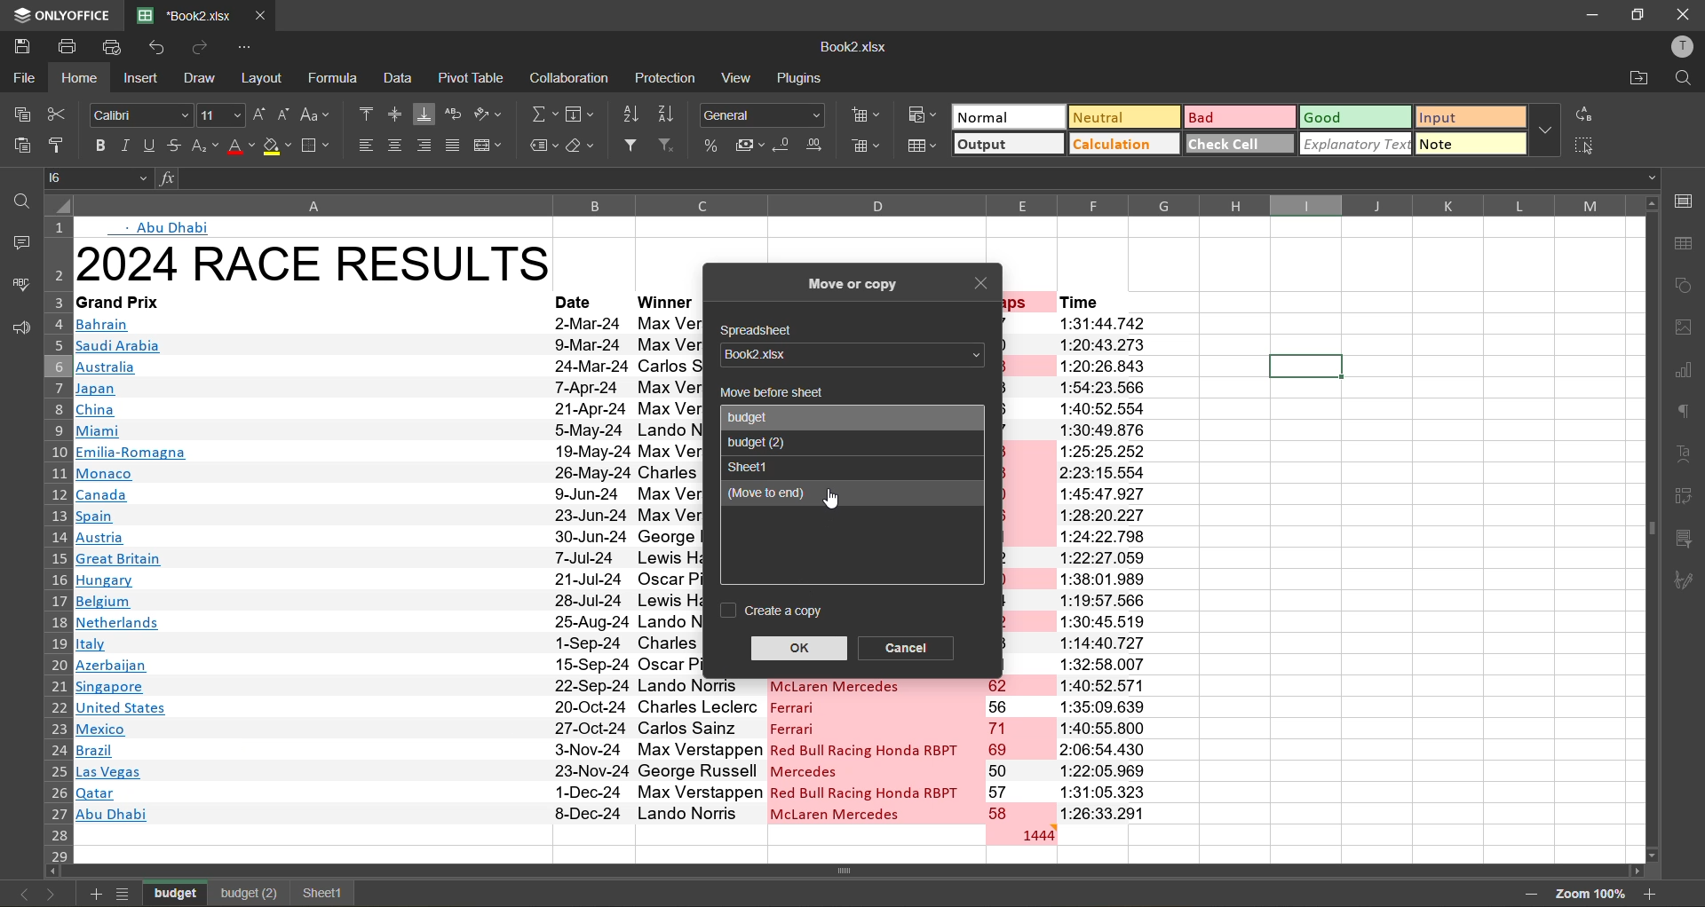  Describe the element at coordinates (368, 145) in the screenshot. I see `align left` at that location.